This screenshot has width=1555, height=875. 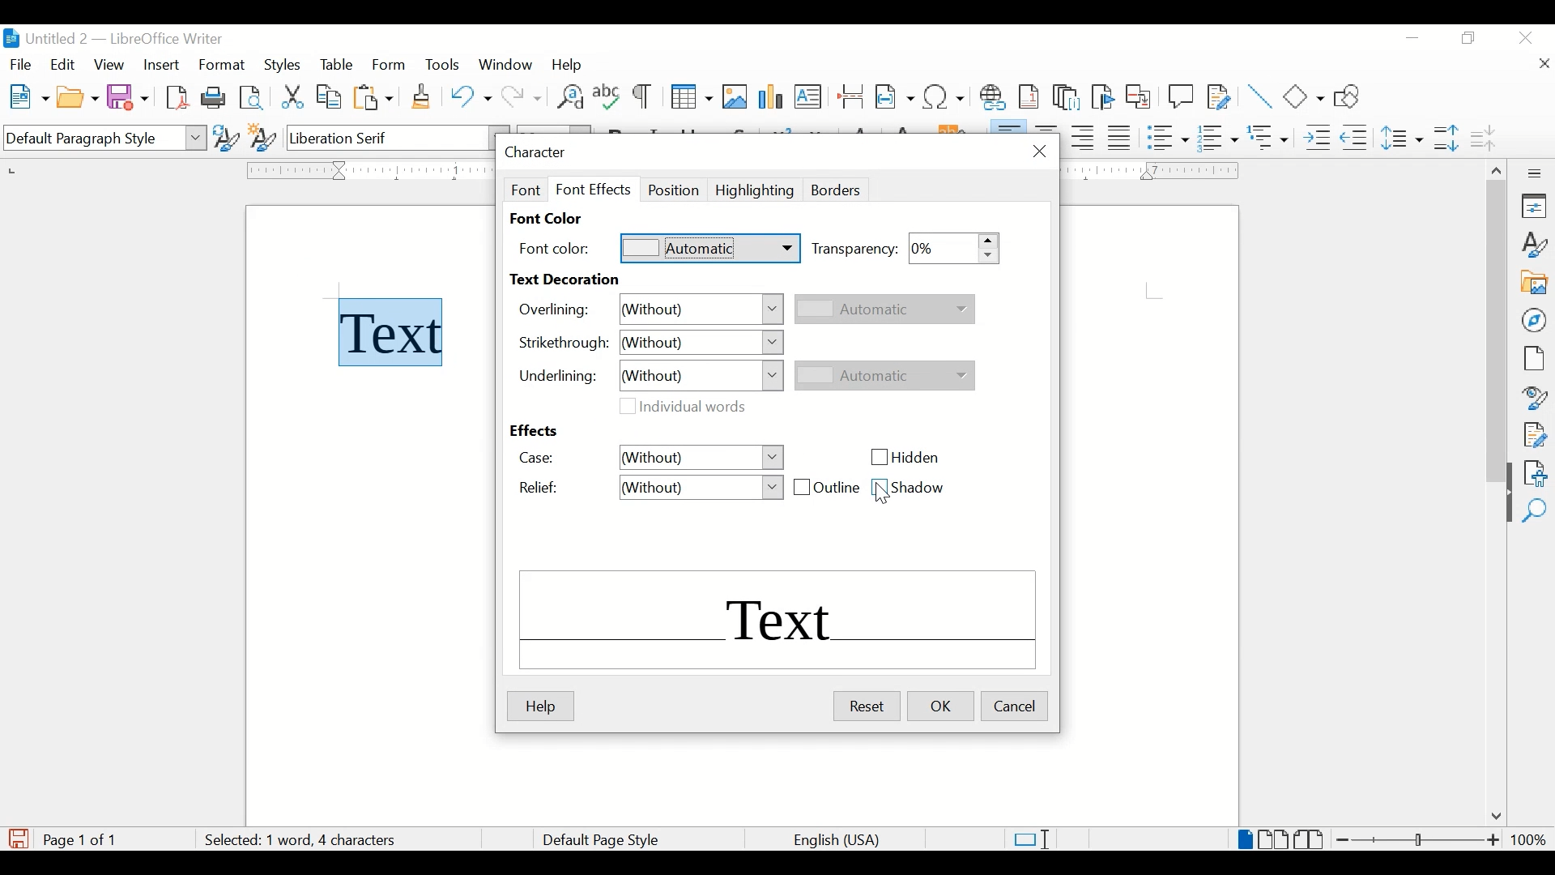 What do you see at coordinates (1084, 138) in the screenshot?
I see `align right` at bounding box center [1084, 138].